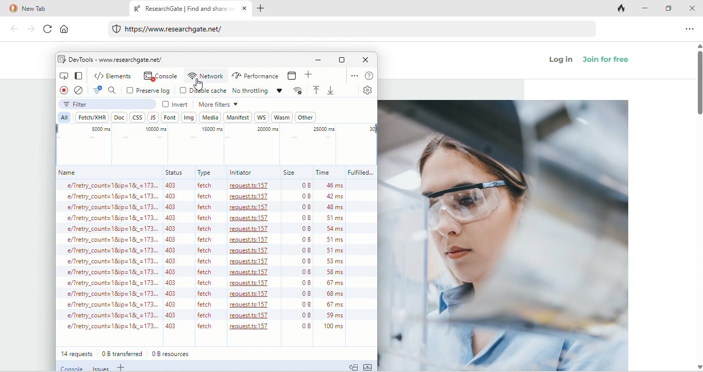  What do you see at coordinates (116, 59) in the screenshot?
I see `DevTools - www.researchgate.net/` at bounding box center [116, 59].